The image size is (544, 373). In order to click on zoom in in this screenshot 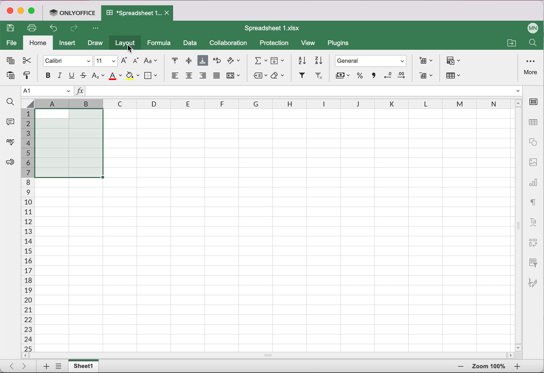, I will do `click(459, 367)`.